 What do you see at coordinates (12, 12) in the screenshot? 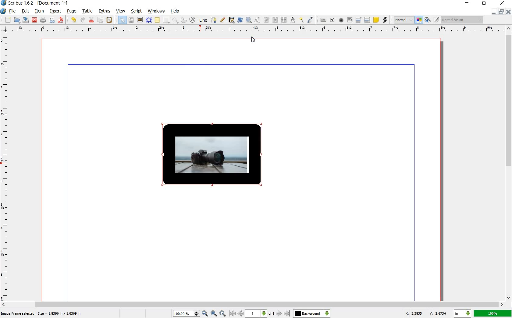
I see `file` at bounding box center [12, 12].